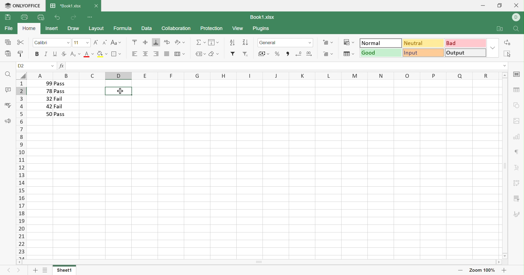 This screenshot has height=275, width=524. Describe the element at coordinates (424, 53) in the screenshot. I see `Input` at that location.